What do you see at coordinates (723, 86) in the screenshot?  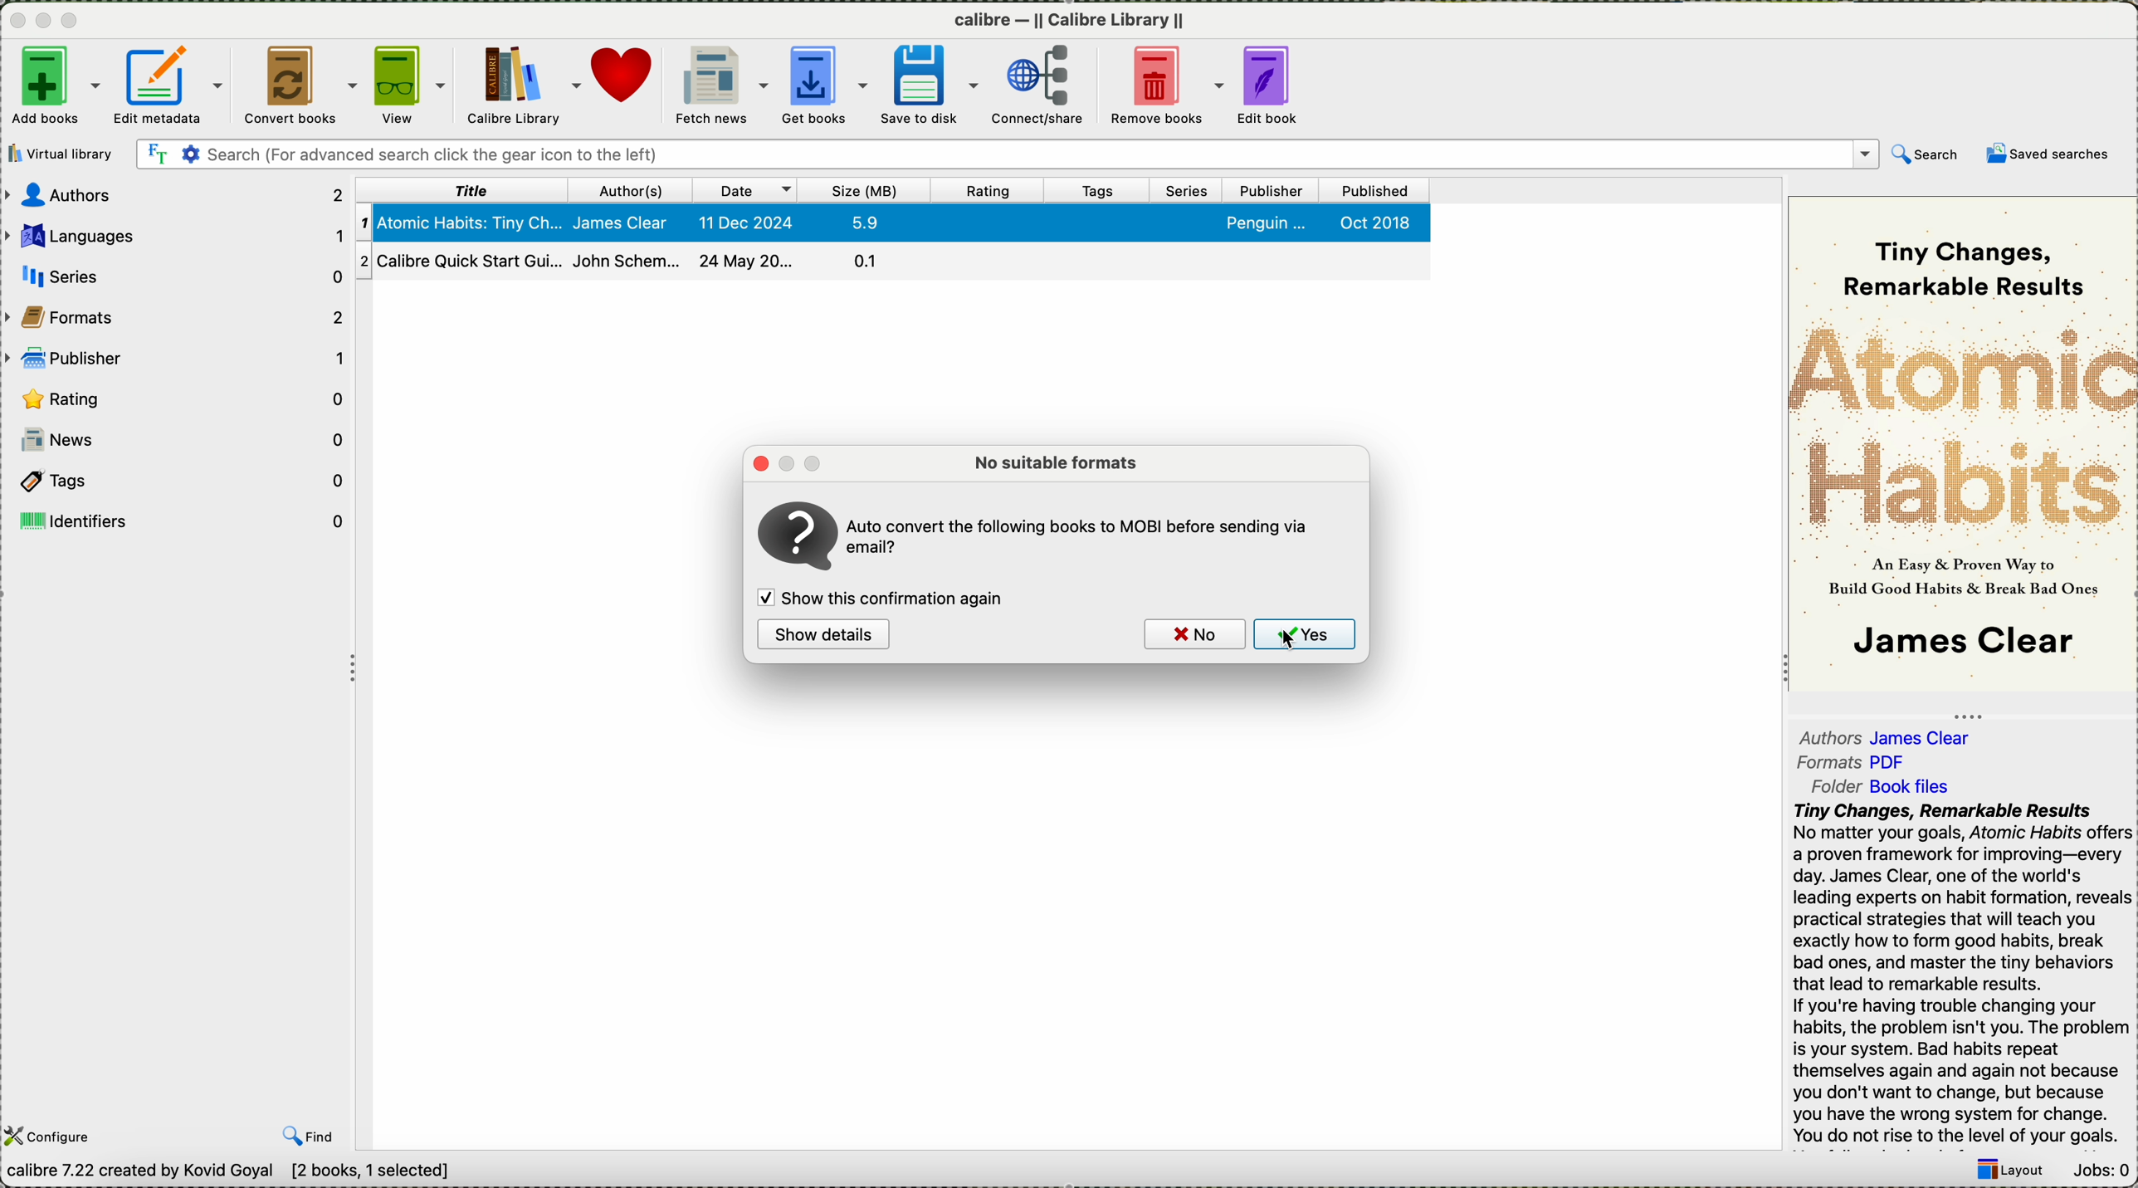 I see `fetch news` at bounding box center [723, 86].